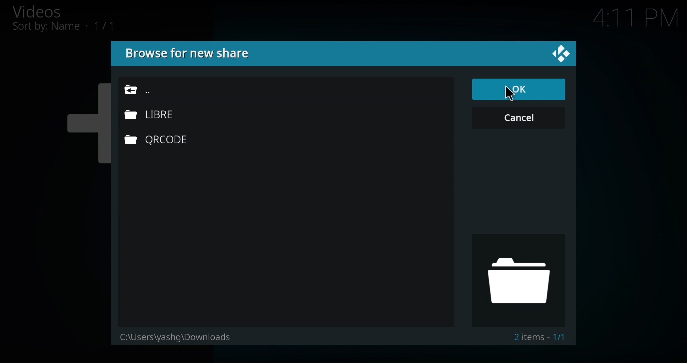 The image size is (687, 363). What do you see at coordinates (71, 19) in the screenshot?
I see `Videos, Sort by: Name • 1/1` at bounding box center [71, 19].